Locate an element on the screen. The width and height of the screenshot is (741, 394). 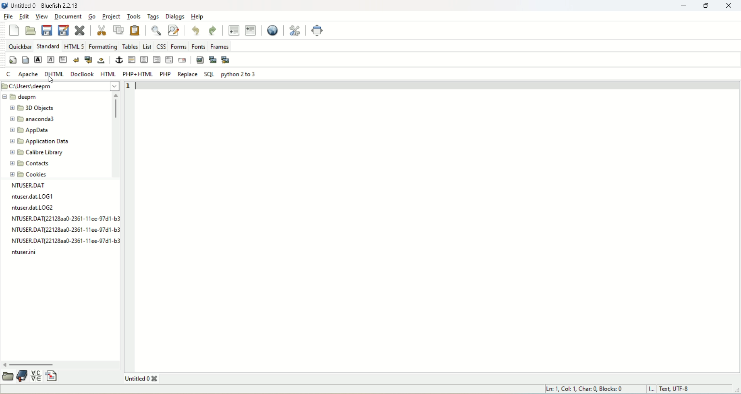
python 2 to 3 is located at coordinates (240, 74).